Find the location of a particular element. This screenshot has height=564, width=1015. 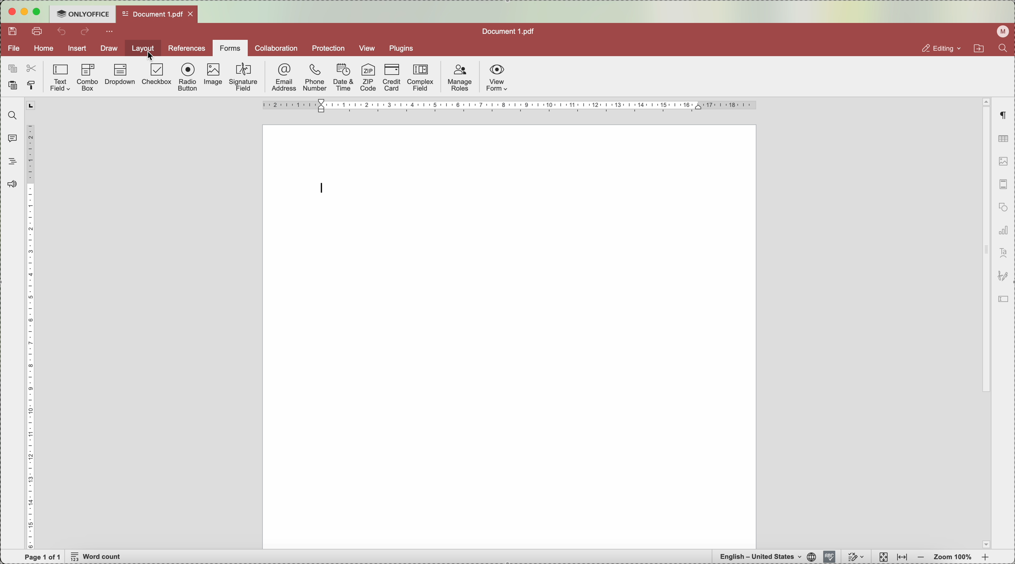

paste is located at coordinates (12, 87).